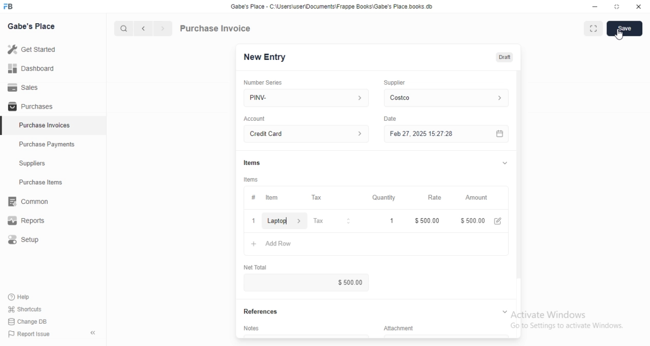 This screenshot has width=650, height=346. Describe the element at coordinates (395, 83) in the screenshot. I see `Supplier` at that location.